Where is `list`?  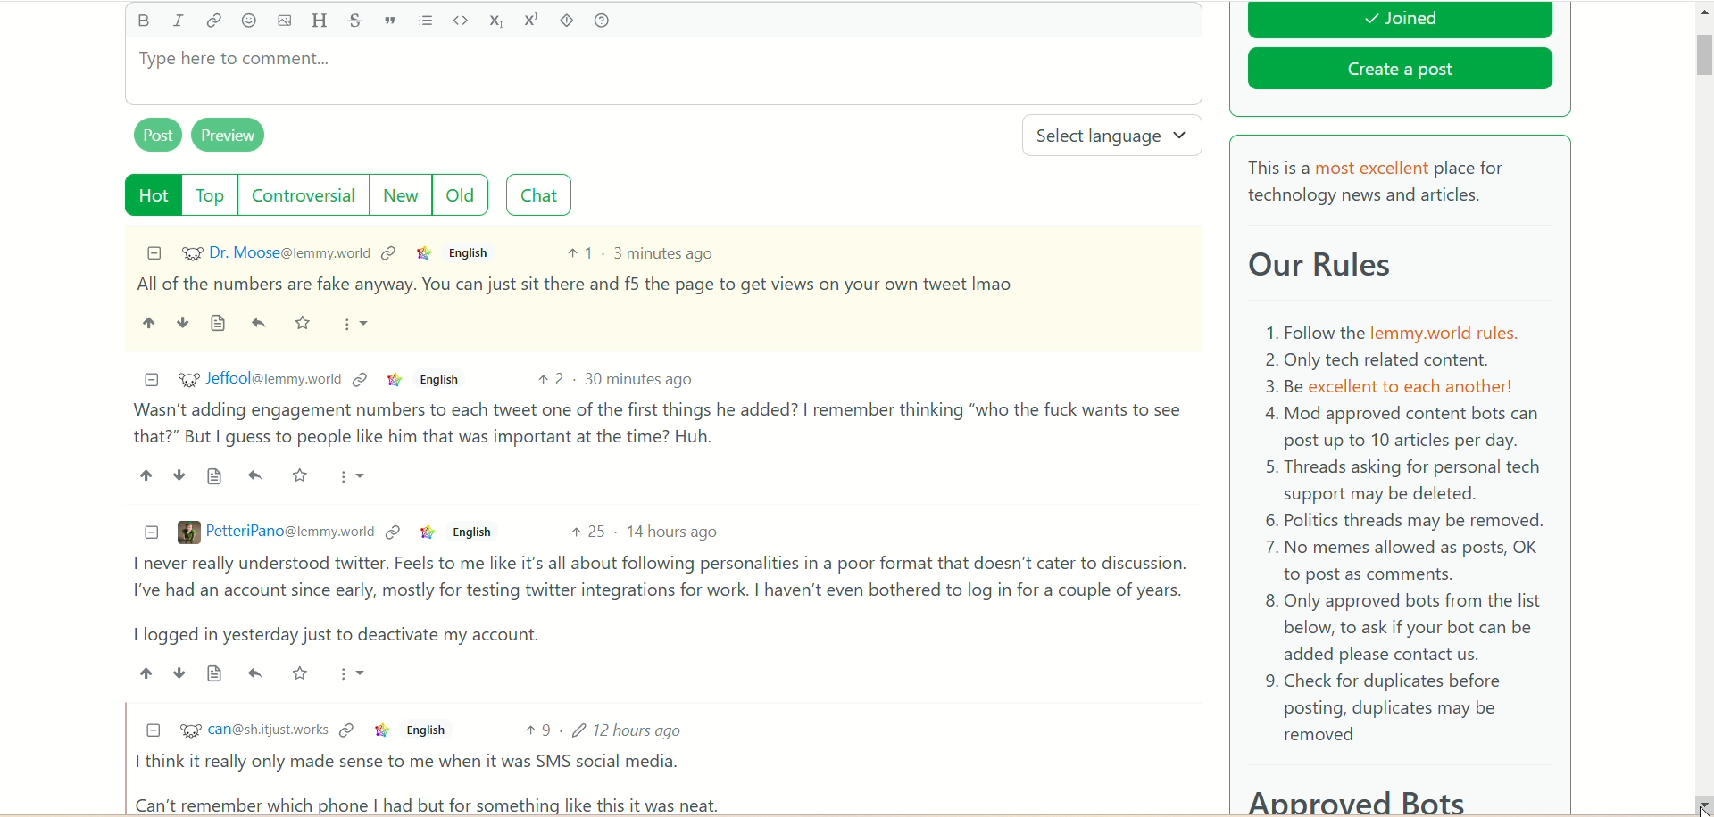 list is located at coordinates (427, 21).